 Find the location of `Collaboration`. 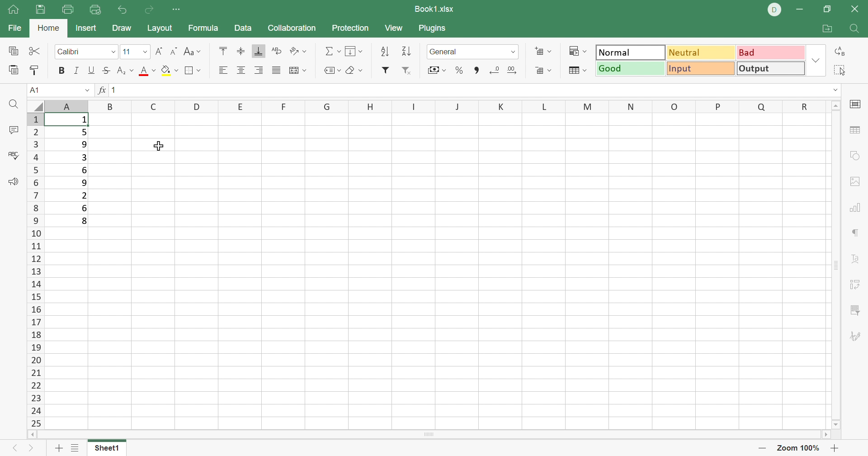

Collaboration is located at coordinates (292, 28).